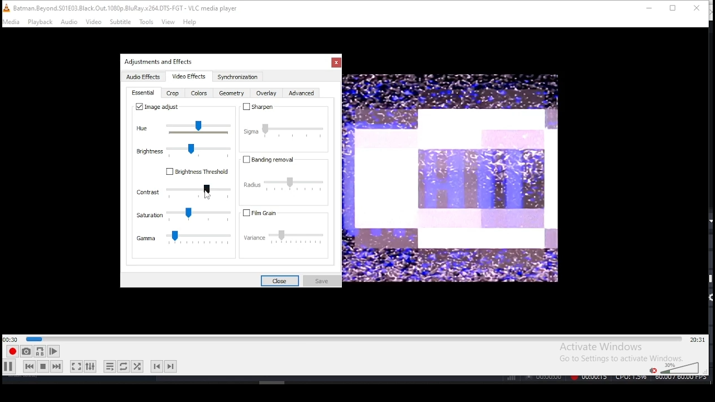 This screenshot has width=715, height=402. Describe the element at coordinates (121, 22) in the screenshot. I see `subtitle` at that location.